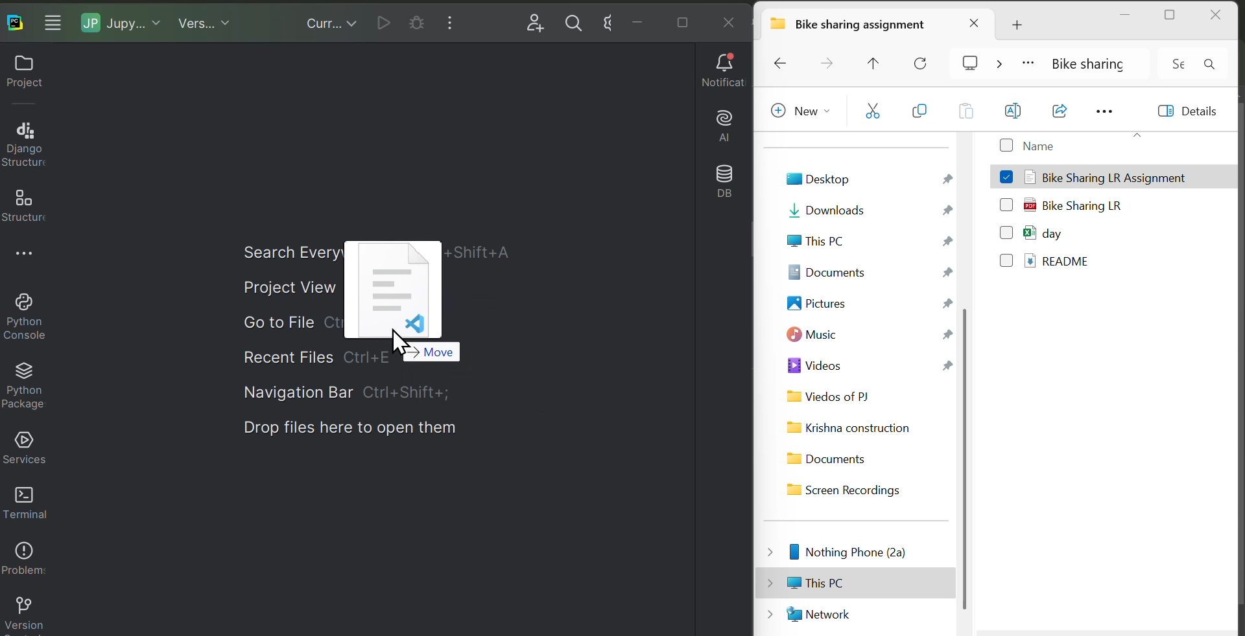 This screenshot has width=1245, height=636. I want to click on Navigation bar, so click(372, 396).